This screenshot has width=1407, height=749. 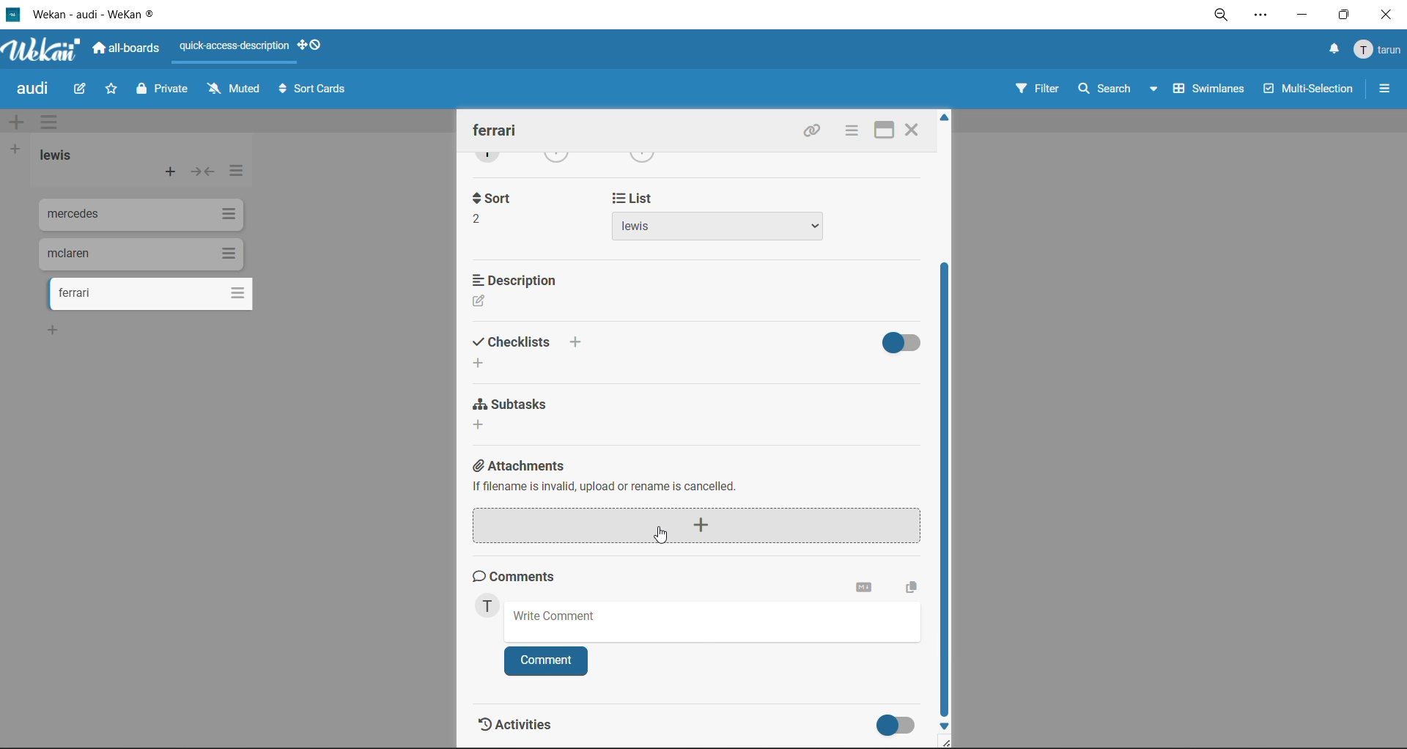 What do you see at coordinates (948, 492) in the screenshot?
I see `vertical scroll bar` at bounding box center [948, 492].